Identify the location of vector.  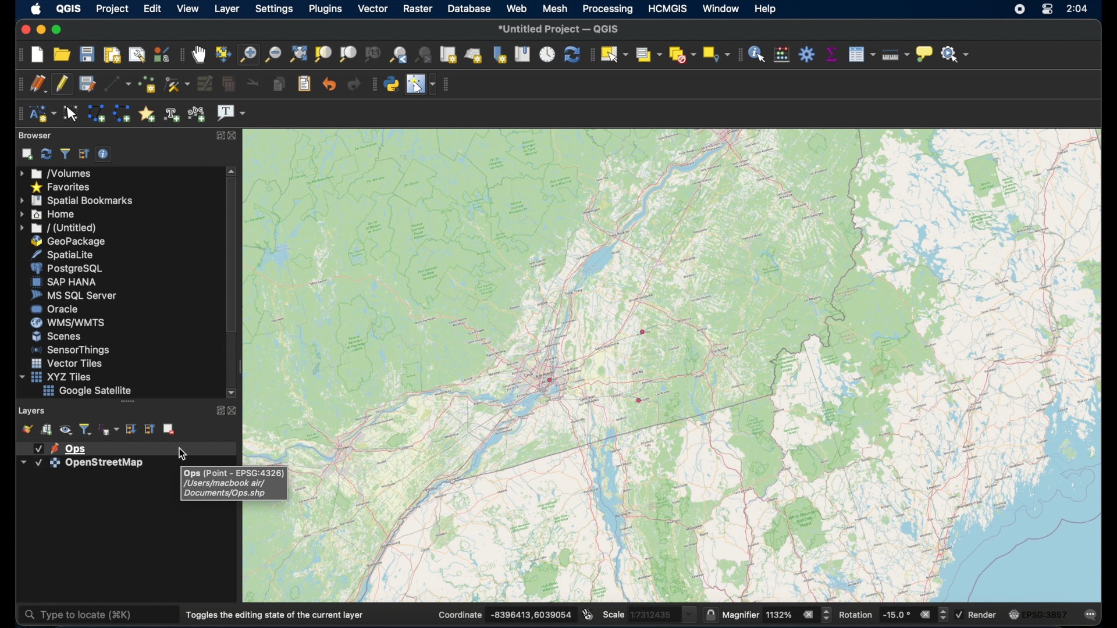
(372, 9).